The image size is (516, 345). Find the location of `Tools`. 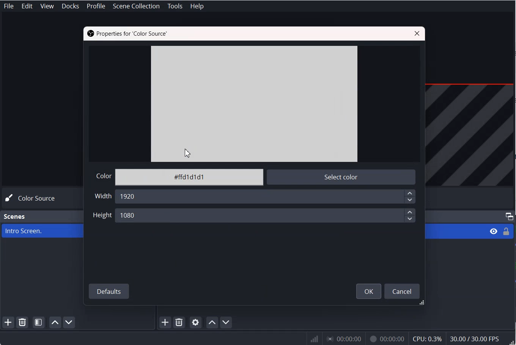

Tools is located at coordinates (175, 6).